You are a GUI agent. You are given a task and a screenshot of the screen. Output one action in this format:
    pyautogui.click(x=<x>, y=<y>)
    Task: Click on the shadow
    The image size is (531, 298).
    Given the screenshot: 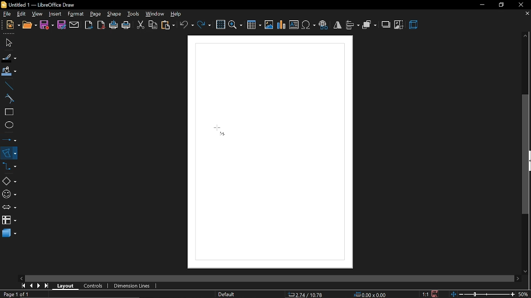 What is the action you would take?
    pyautogui.click(x=387, y=24)
    